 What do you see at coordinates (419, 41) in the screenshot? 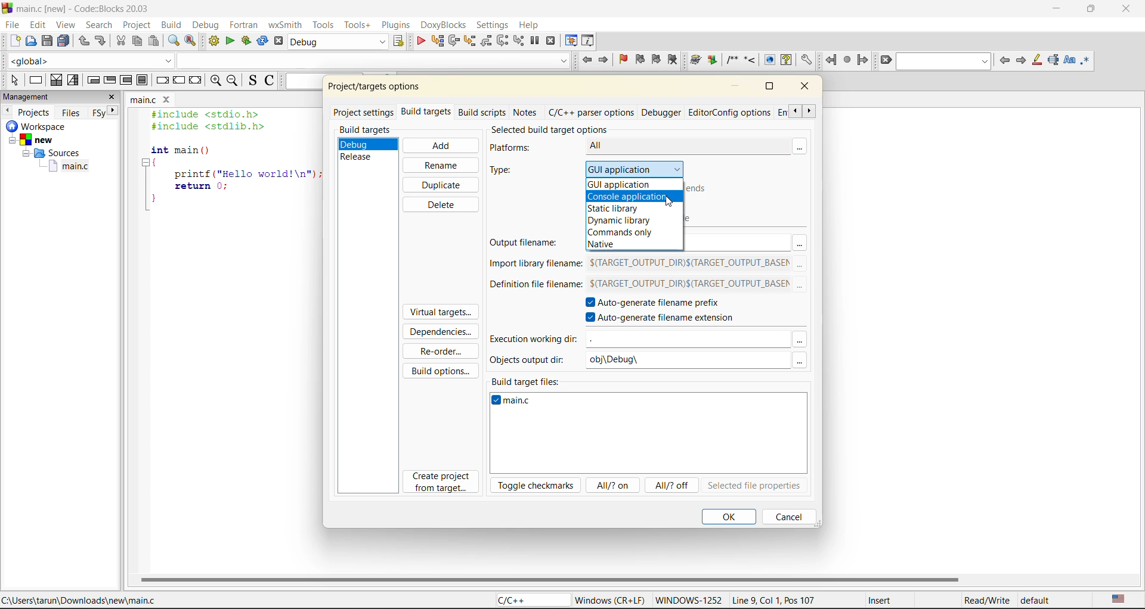
I see `debug` at bounding box center [419, 41].